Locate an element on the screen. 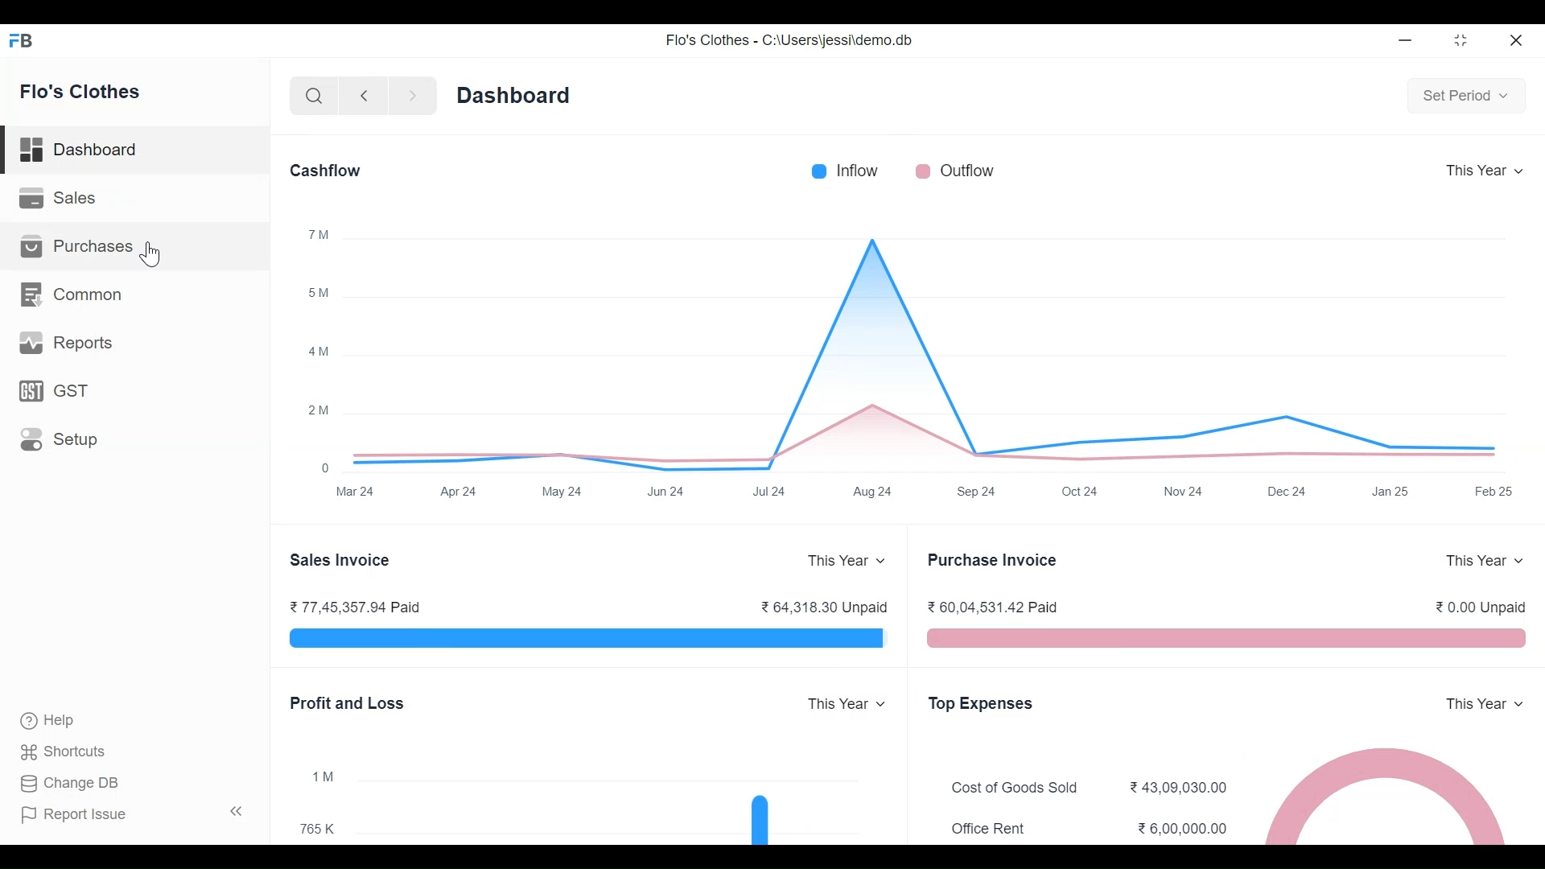 The height and width of the screenshot is (869, 1545). Flo's Clothes is located at coordinates (83, 91).